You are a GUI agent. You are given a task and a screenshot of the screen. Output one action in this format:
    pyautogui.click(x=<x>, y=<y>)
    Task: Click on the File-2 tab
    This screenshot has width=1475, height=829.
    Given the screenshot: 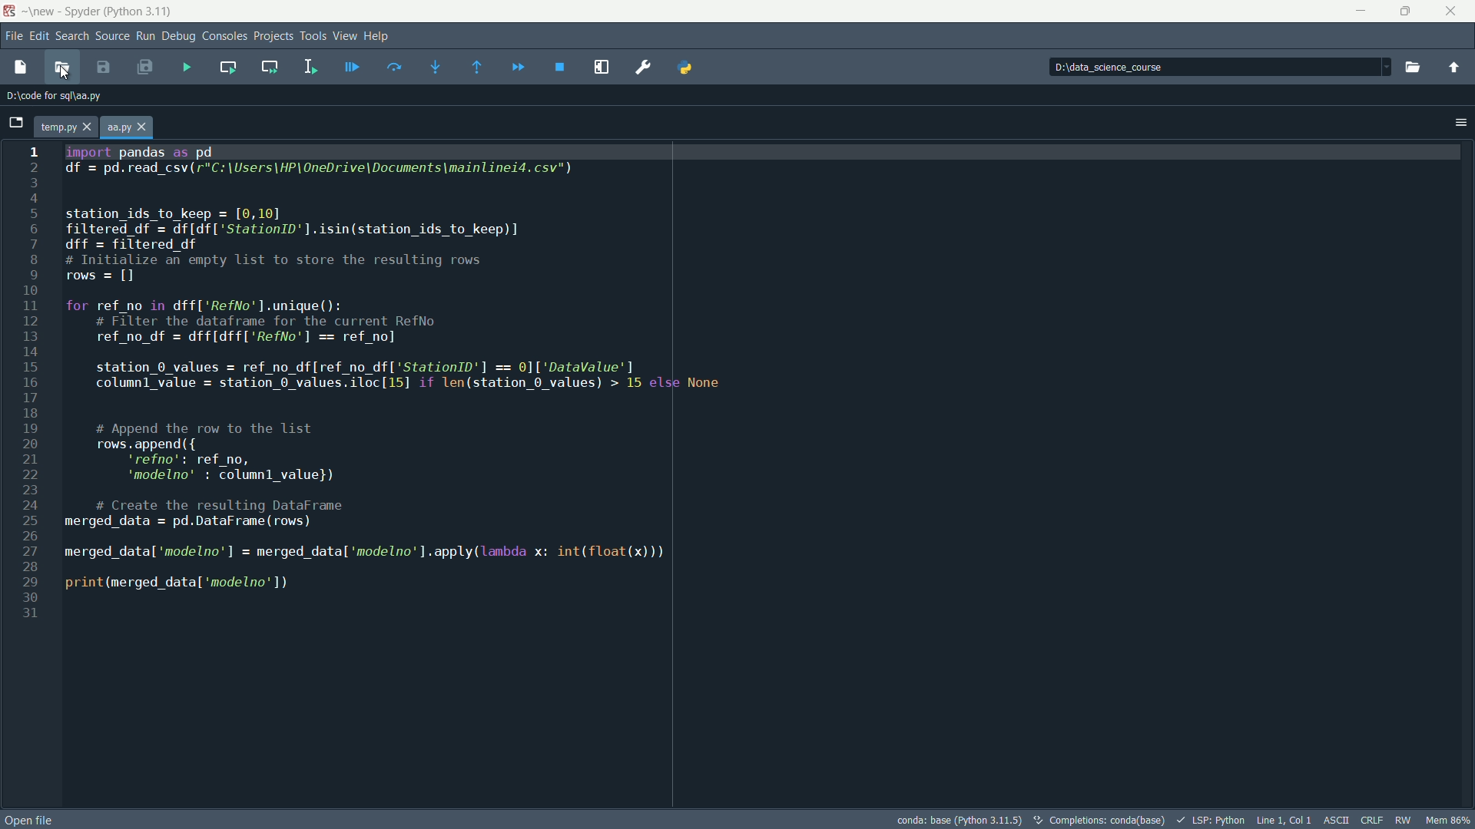 What is the action you would take?
    pyautogui.click(x=129, y=127)
    